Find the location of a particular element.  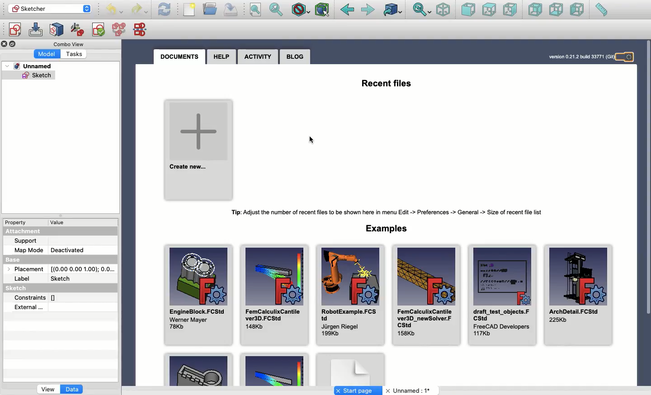

Create new is located at coordinates (200, 150).